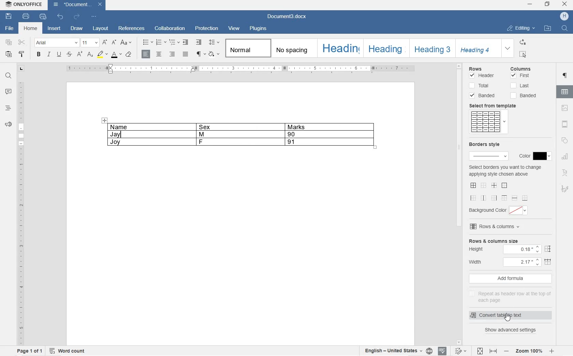 The image size is (573, 356). I want to click on rows & columns size, so click(493, 240).